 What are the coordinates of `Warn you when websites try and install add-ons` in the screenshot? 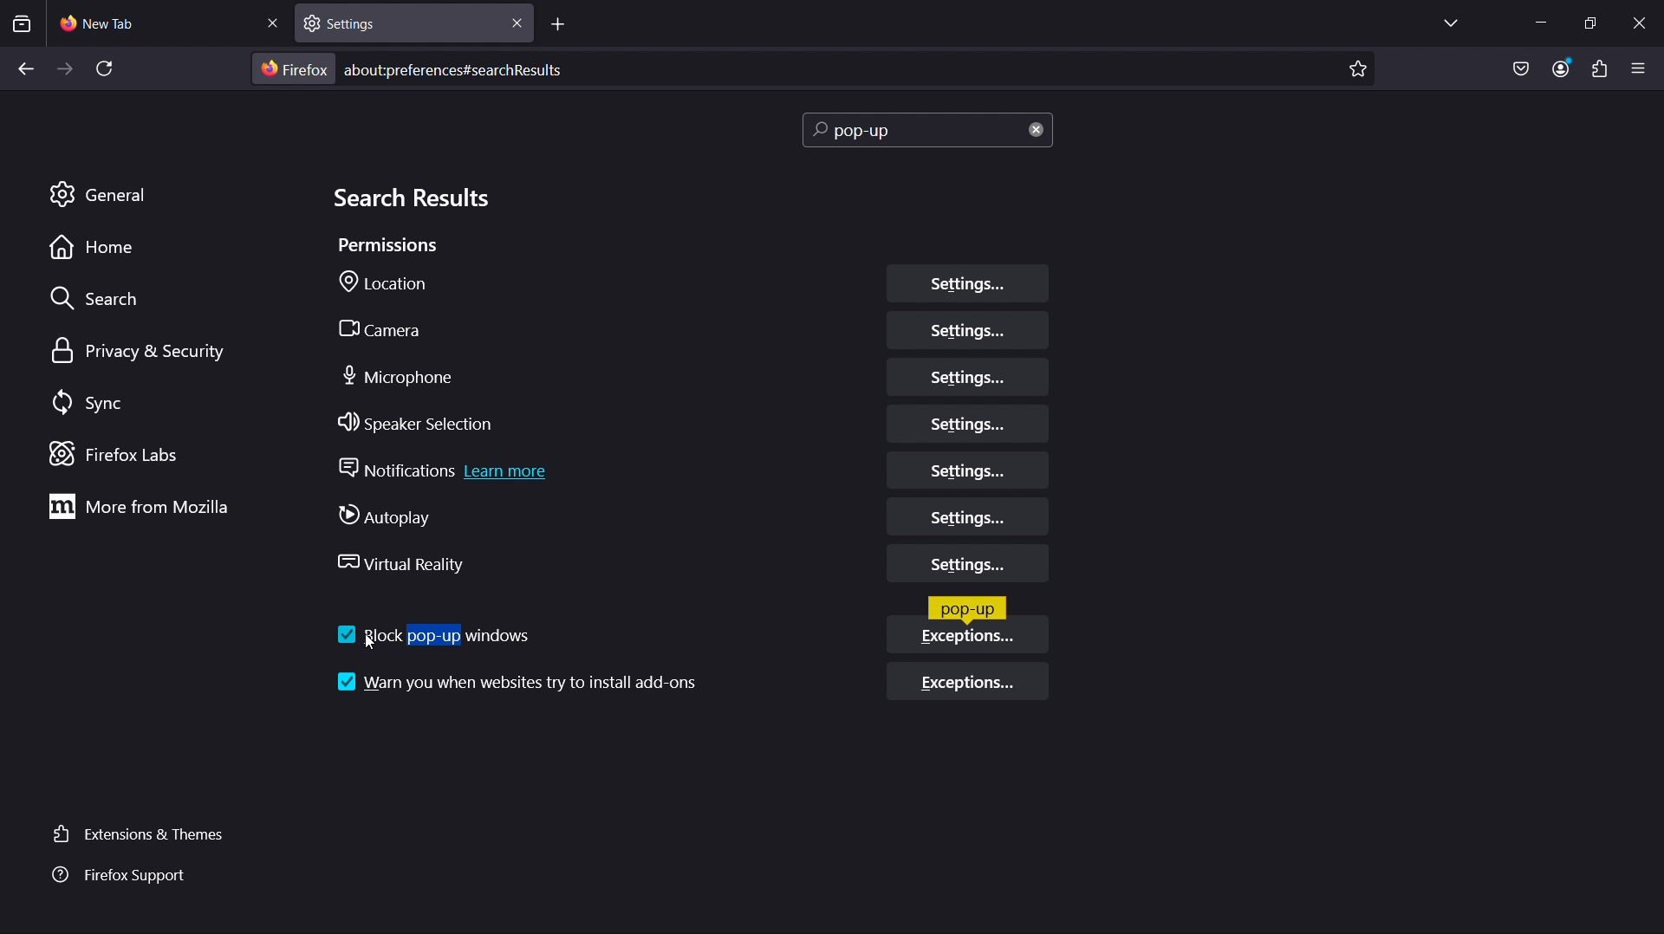 It's located at (513, 681).